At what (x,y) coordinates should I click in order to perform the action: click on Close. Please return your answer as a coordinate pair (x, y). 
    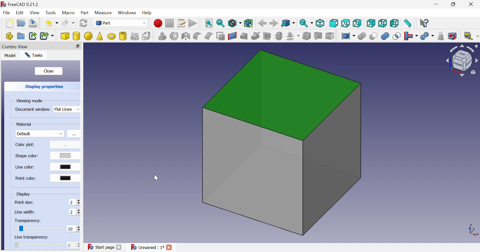
    Looking at the image, I should click on (118, 248).